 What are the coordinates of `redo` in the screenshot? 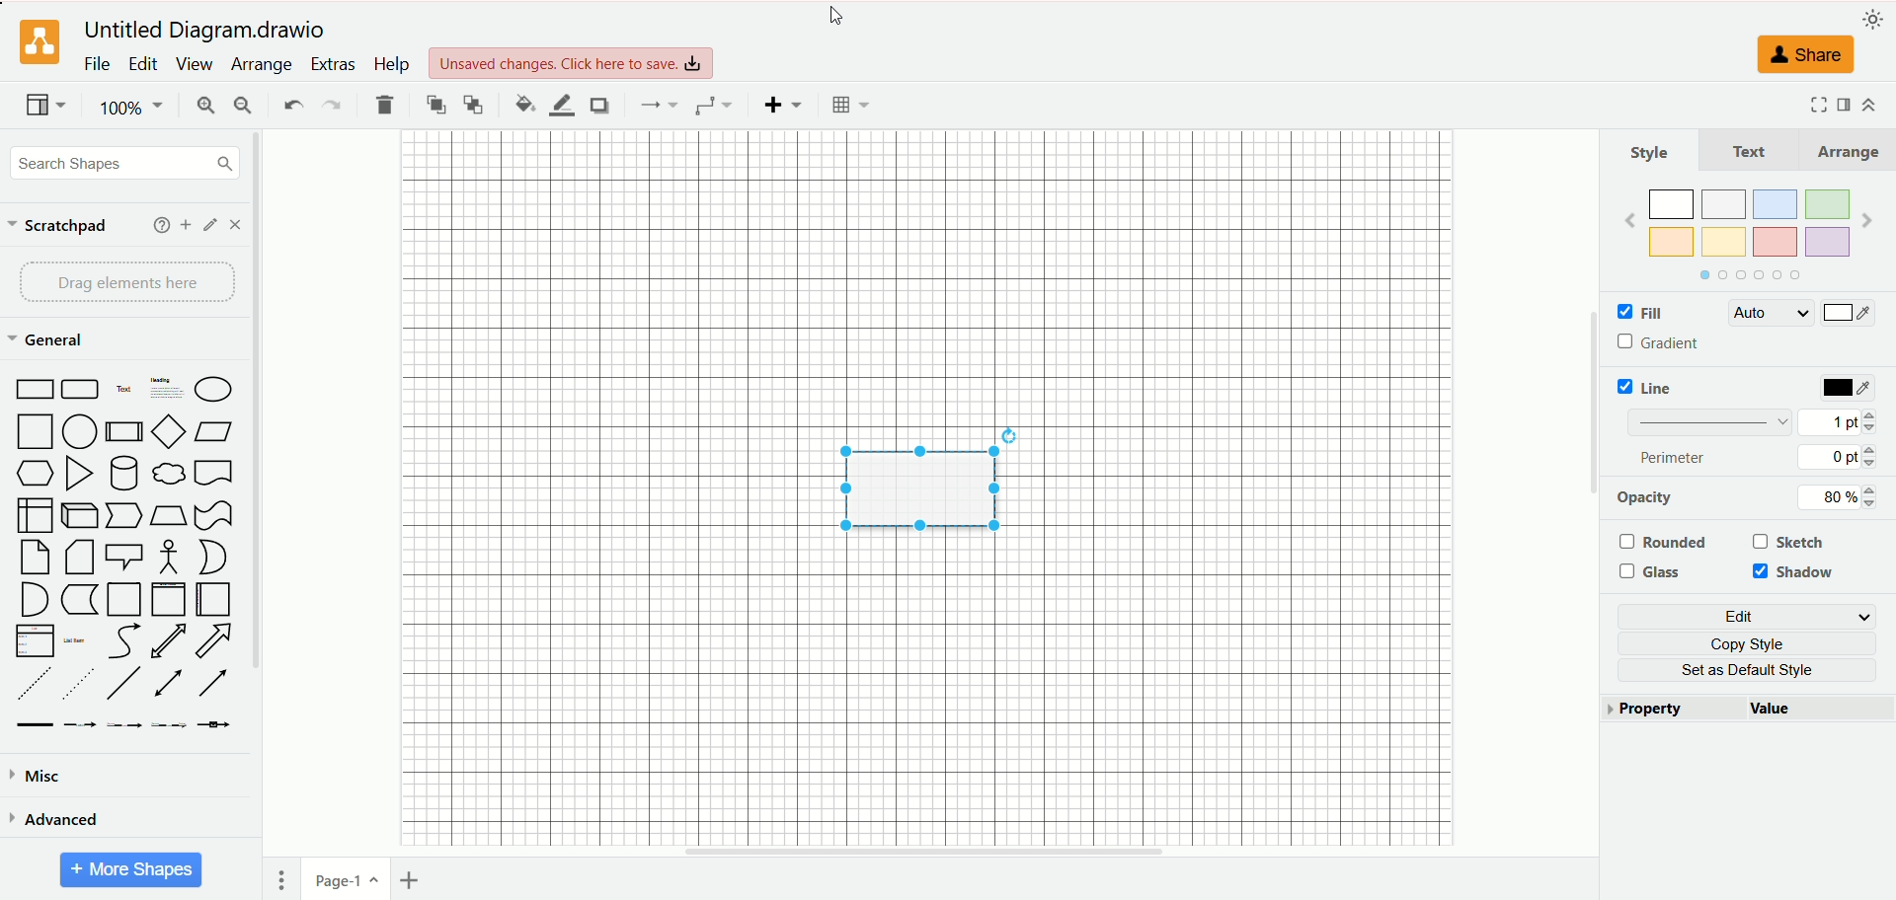 It's located at (330, 107).